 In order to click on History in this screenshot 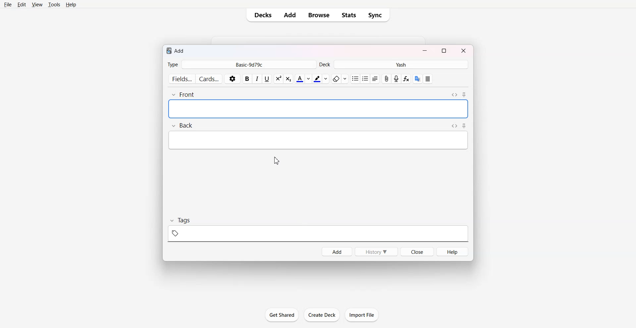, I will do `click(377, 251)`.